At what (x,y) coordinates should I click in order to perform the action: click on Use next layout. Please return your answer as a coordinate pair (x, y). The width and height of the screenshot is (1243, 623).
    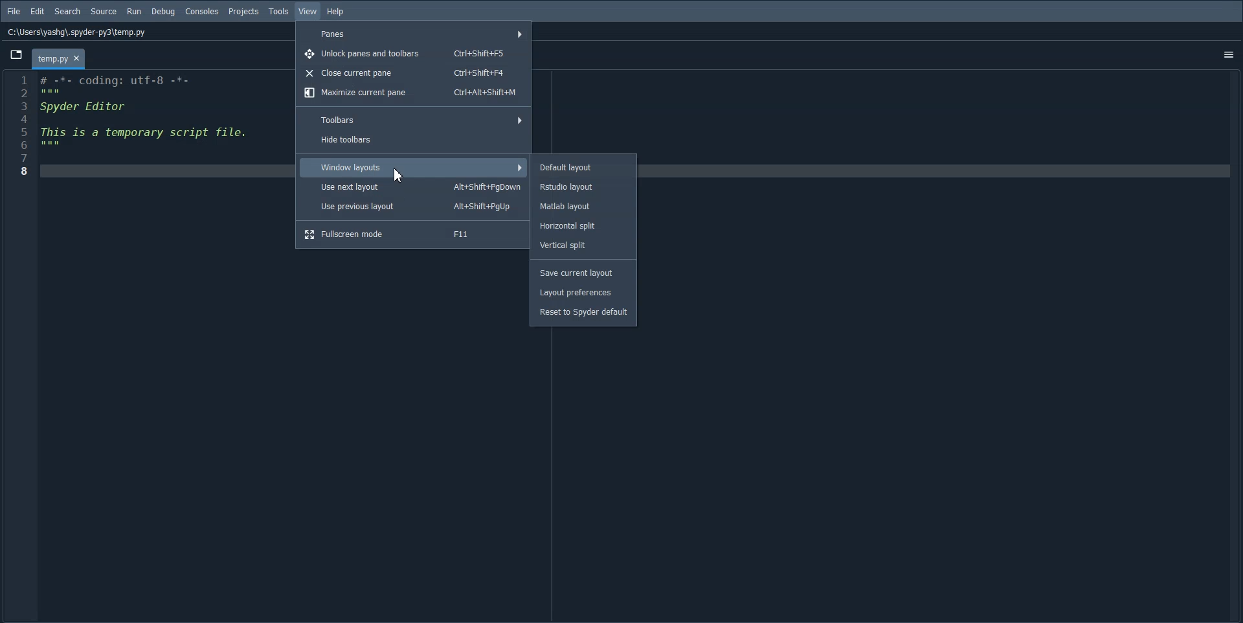
    Looking at the image, I should click on (414, 187).